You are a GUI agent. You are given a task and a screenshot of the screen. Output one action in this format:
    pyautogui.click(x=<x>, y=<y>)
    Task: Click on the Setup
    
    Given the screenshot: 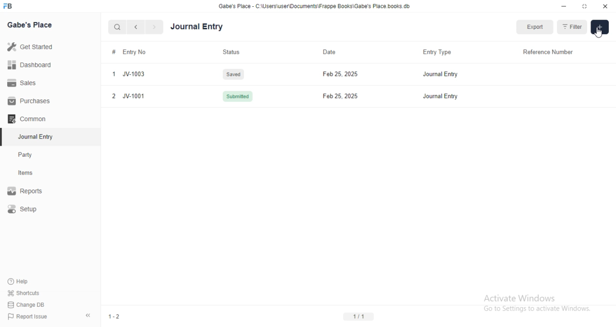 What is the action you would take?
    pyautogui.click(x=24, y=209)
    